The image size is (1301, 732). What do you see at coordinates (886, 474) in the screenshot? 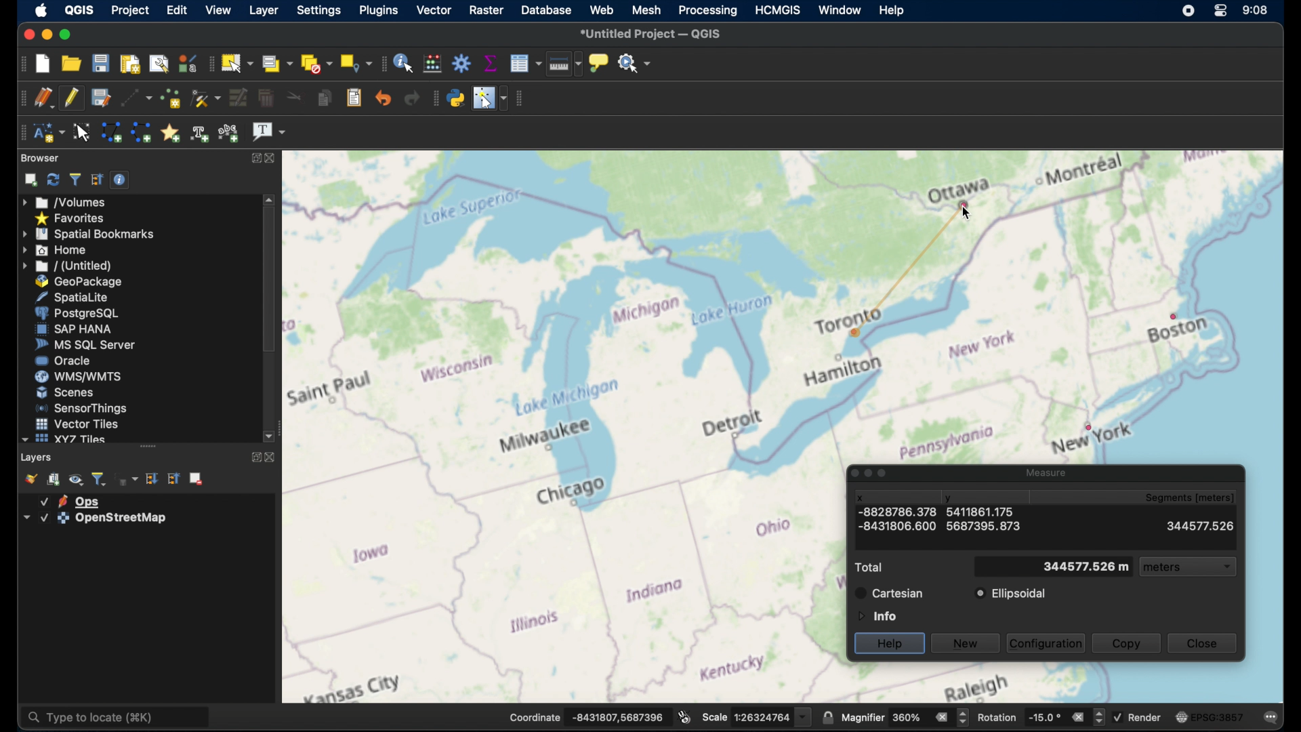
I see `maximize` at bounding box center [886, 474].